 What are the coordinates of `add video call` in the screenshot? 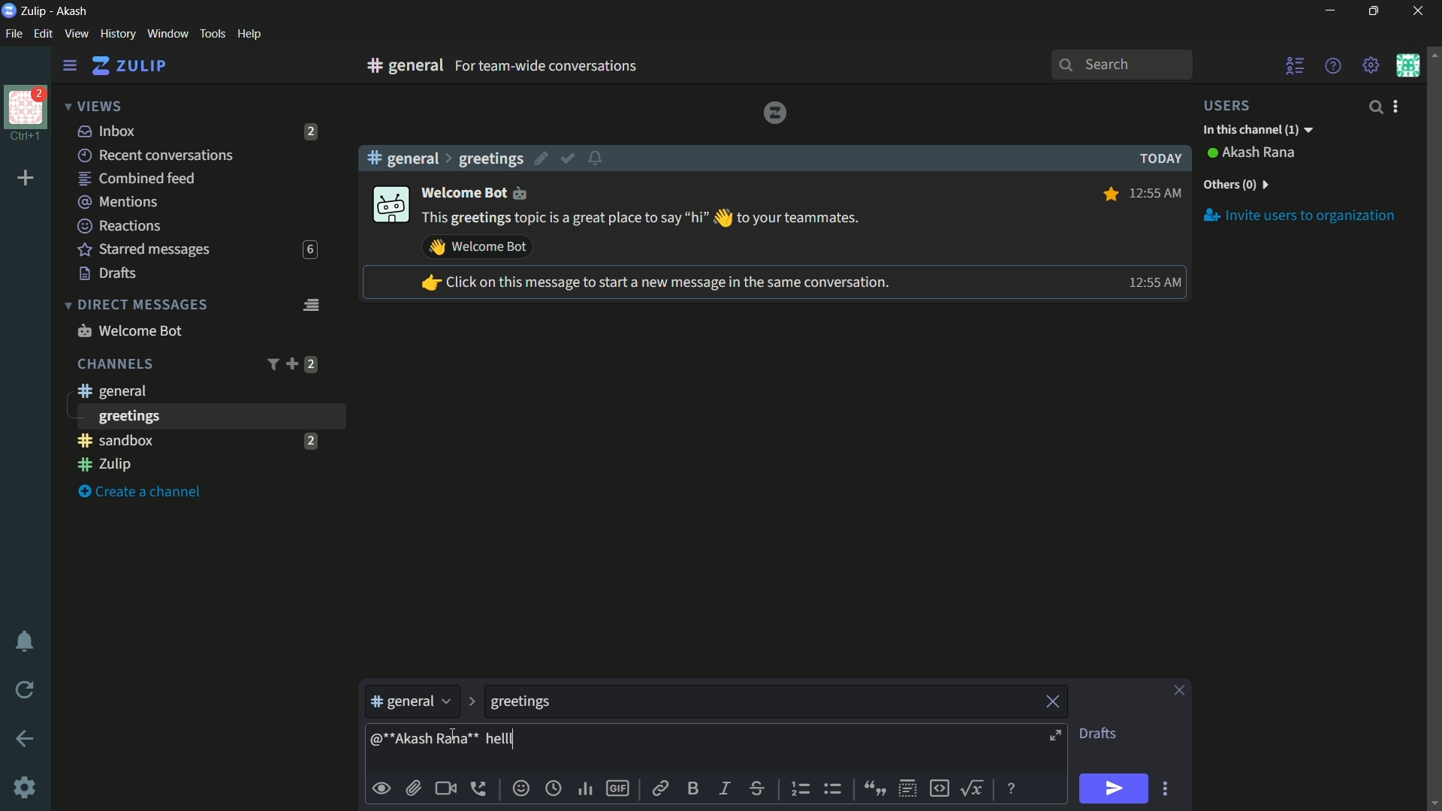 It's located at (445, 788).